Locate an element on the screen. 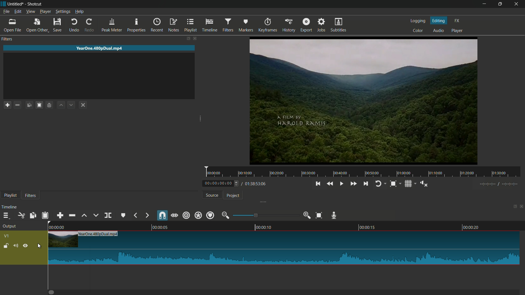  file menu is located at coordinates (6, 12).